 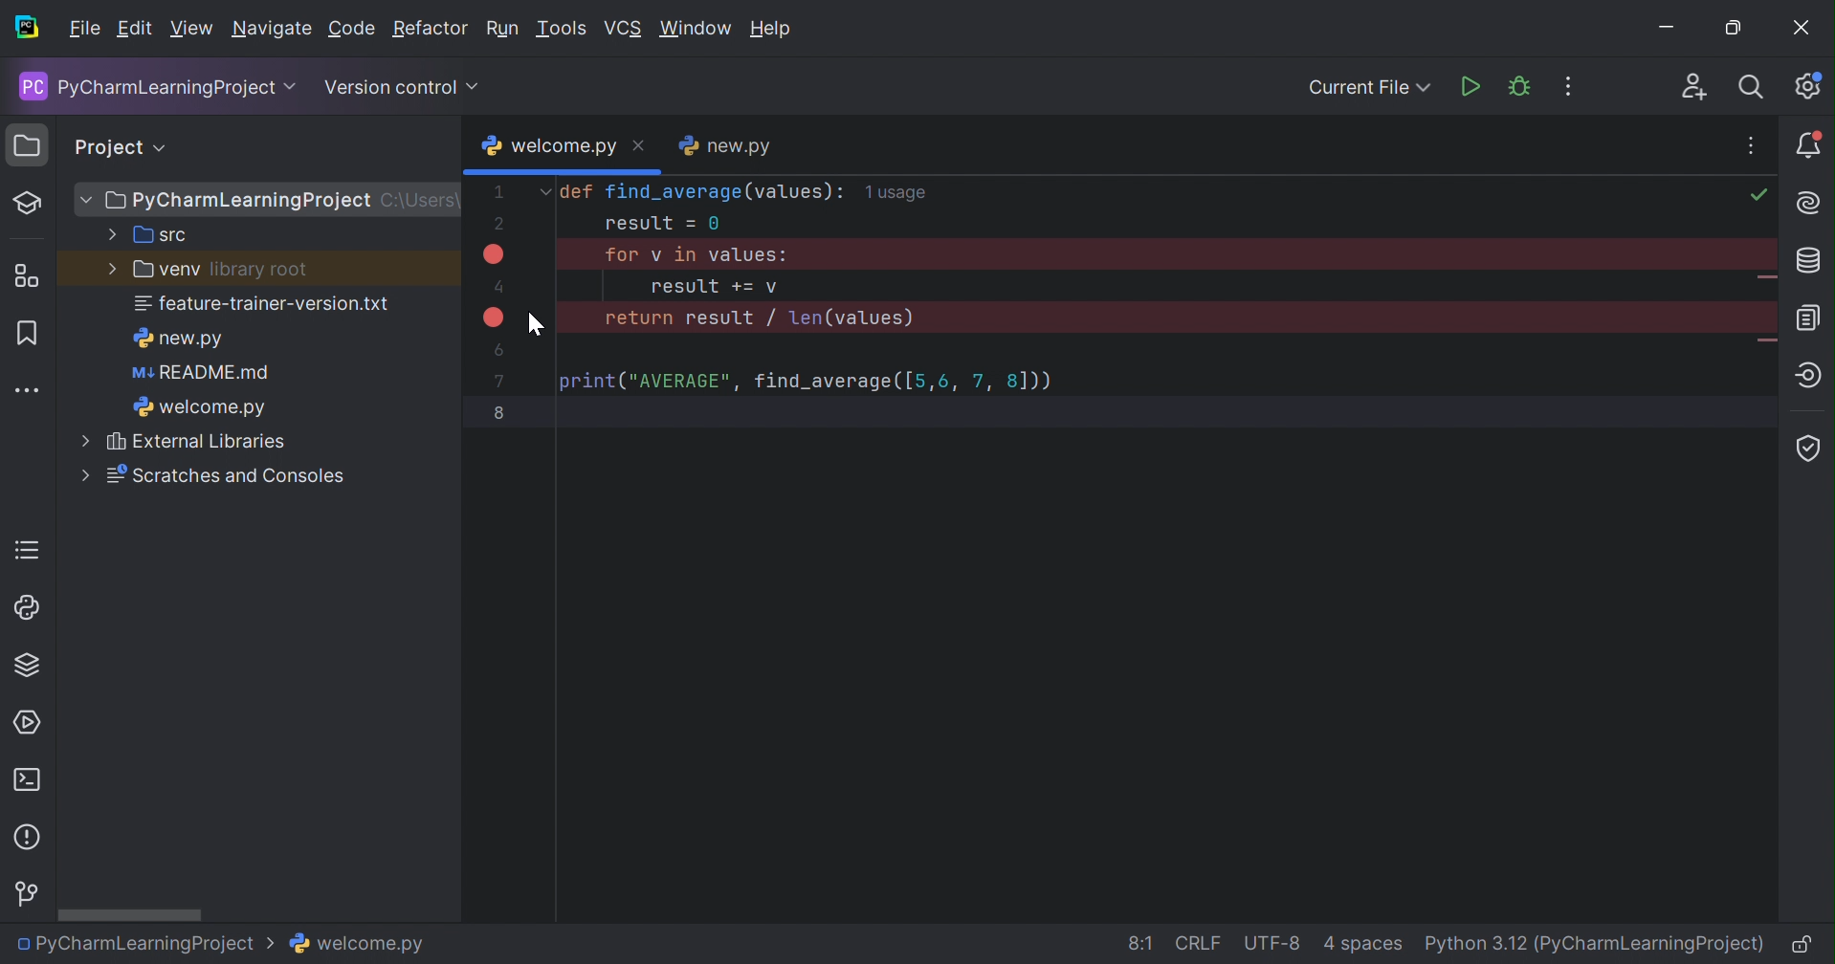 What do you see at coordinates (261, 306) in the screenshot?
I see `feature-trainer-version` at bounding box center [261, 306].